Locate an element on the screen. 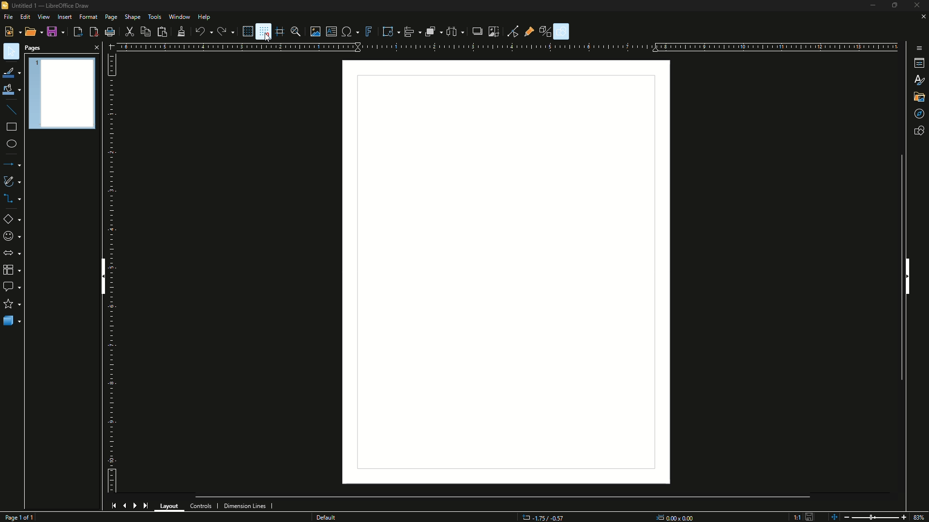 Image resolution: width=929 pixels, height=522 pixels. undo is located at coordinates (202, 31).